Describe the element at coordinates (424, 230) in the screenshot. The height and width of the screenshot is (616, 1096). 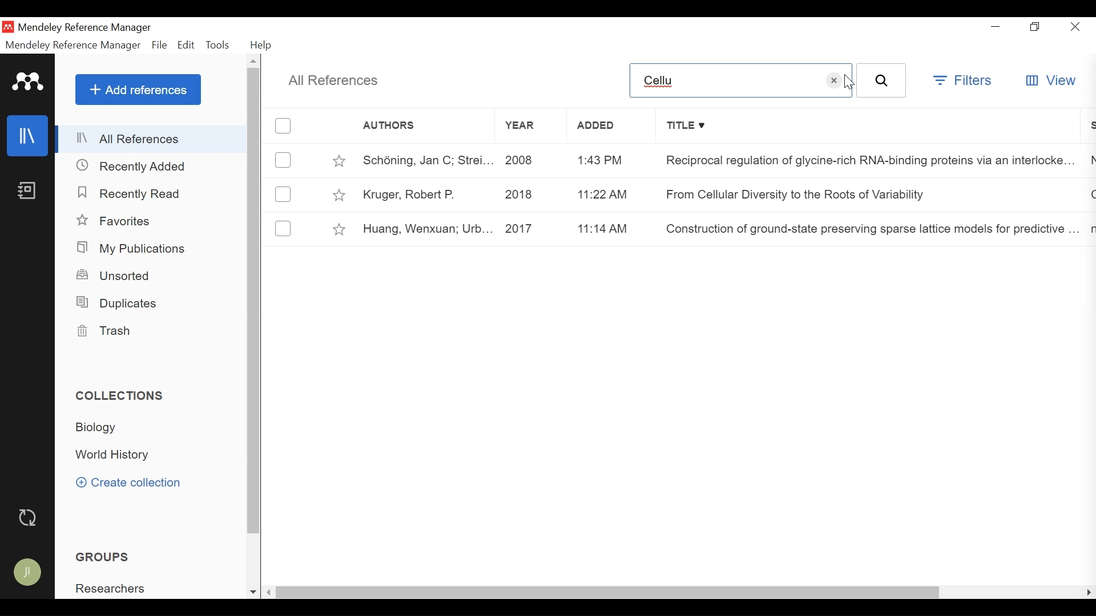
I see `Huang, Wenxuan; Urb...` at that location.